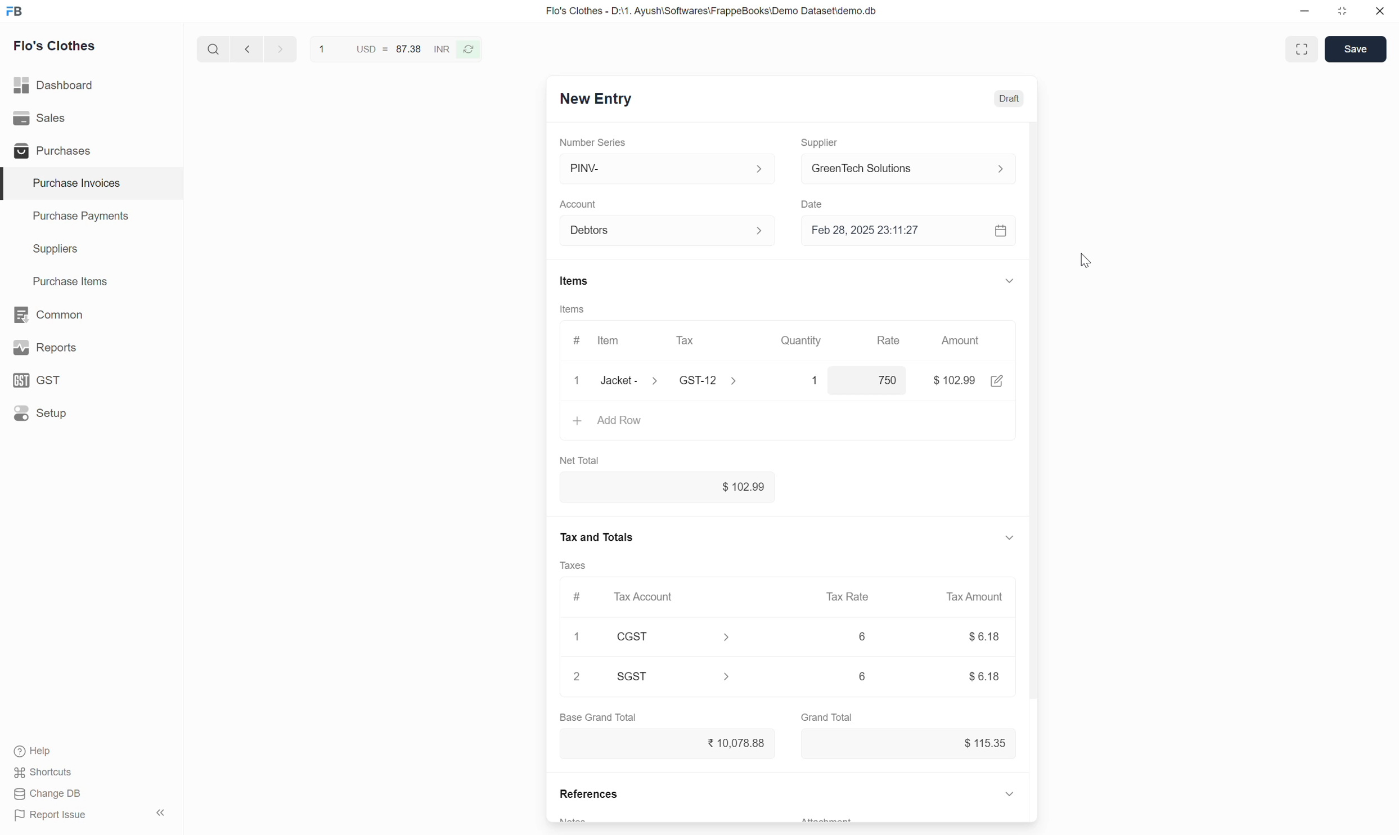 The width and height of the screenshot is (1399, 835). I want to click on Taxes, so click(572, 565).